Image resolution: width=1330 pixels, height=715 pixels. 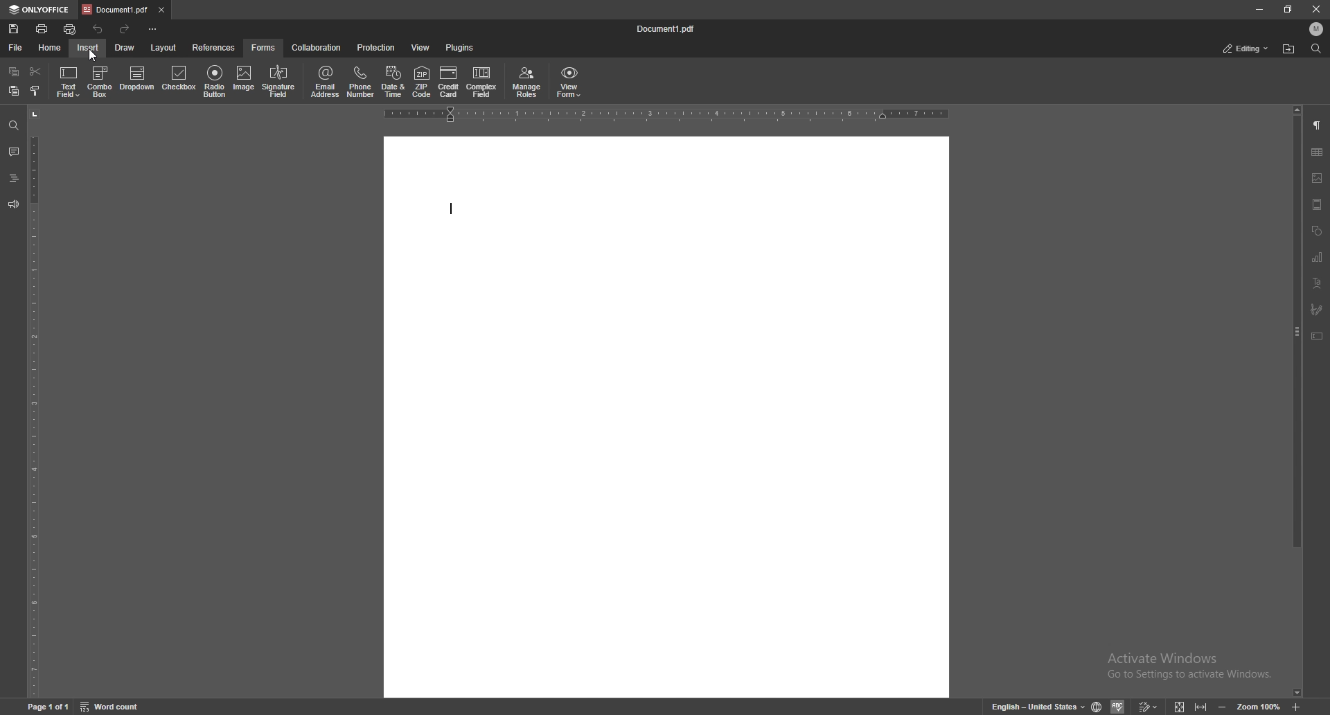 I want to click on customize toolbar, so click(x=152, y=28).